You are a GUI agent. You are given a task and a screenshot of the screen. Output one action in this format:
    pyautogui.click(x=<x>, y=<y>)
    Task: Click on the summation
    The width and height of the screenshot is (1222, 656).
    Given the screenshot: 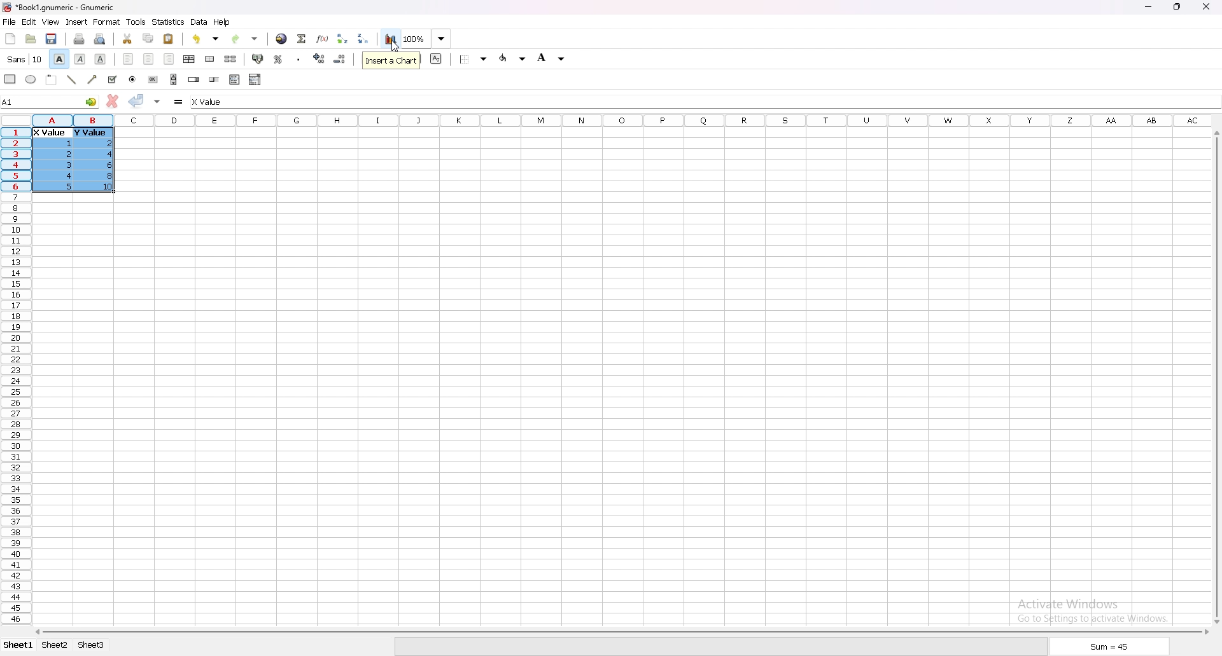 What is the action you would take?
    pyautogui.click(x=301, y=38)
    